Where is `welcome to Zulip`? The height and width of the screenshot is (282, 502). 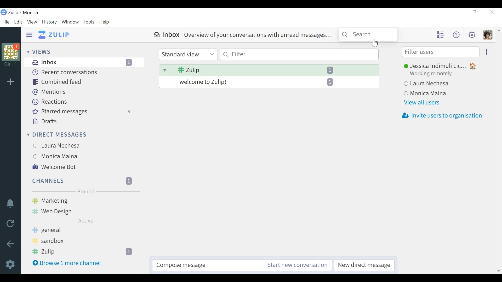
welcome to Zulip is located at coordinates (270, 82).